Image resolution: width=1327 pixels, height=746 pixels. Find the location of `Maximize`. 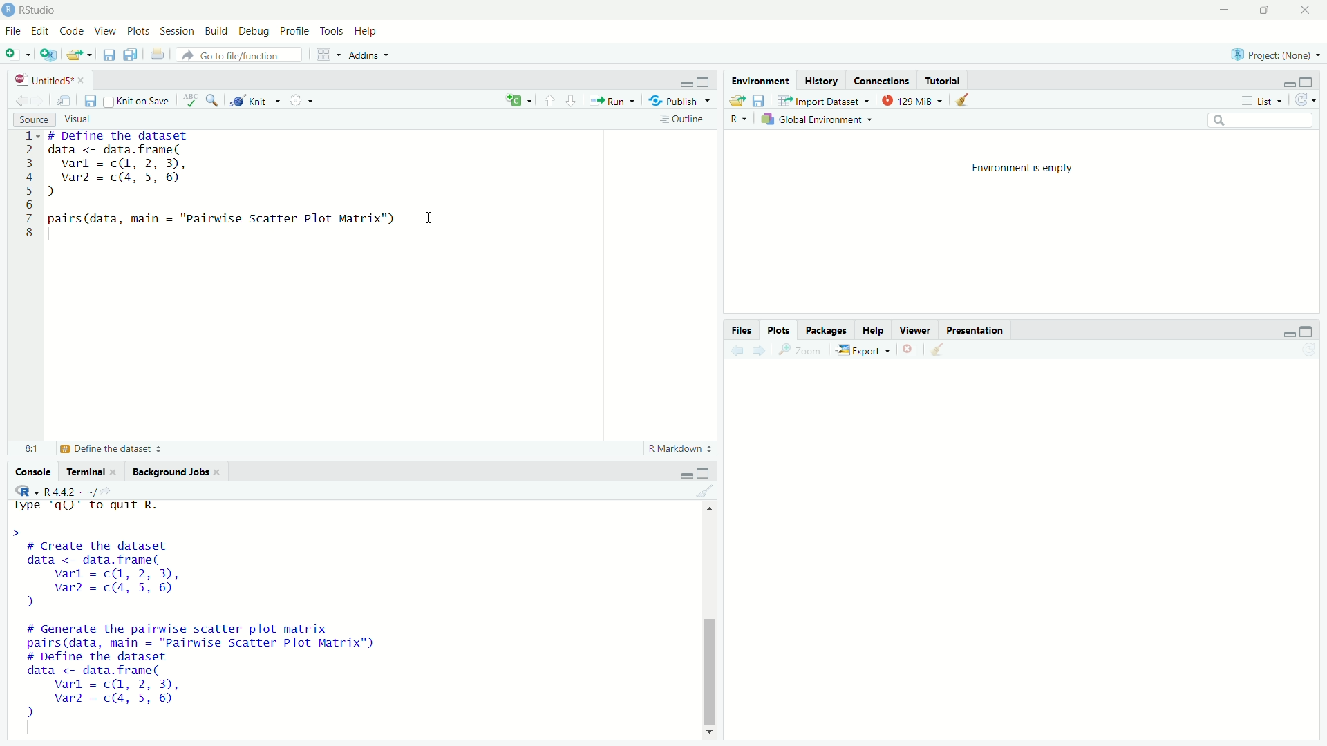

Maximize is located at coordinates (1307, 83).